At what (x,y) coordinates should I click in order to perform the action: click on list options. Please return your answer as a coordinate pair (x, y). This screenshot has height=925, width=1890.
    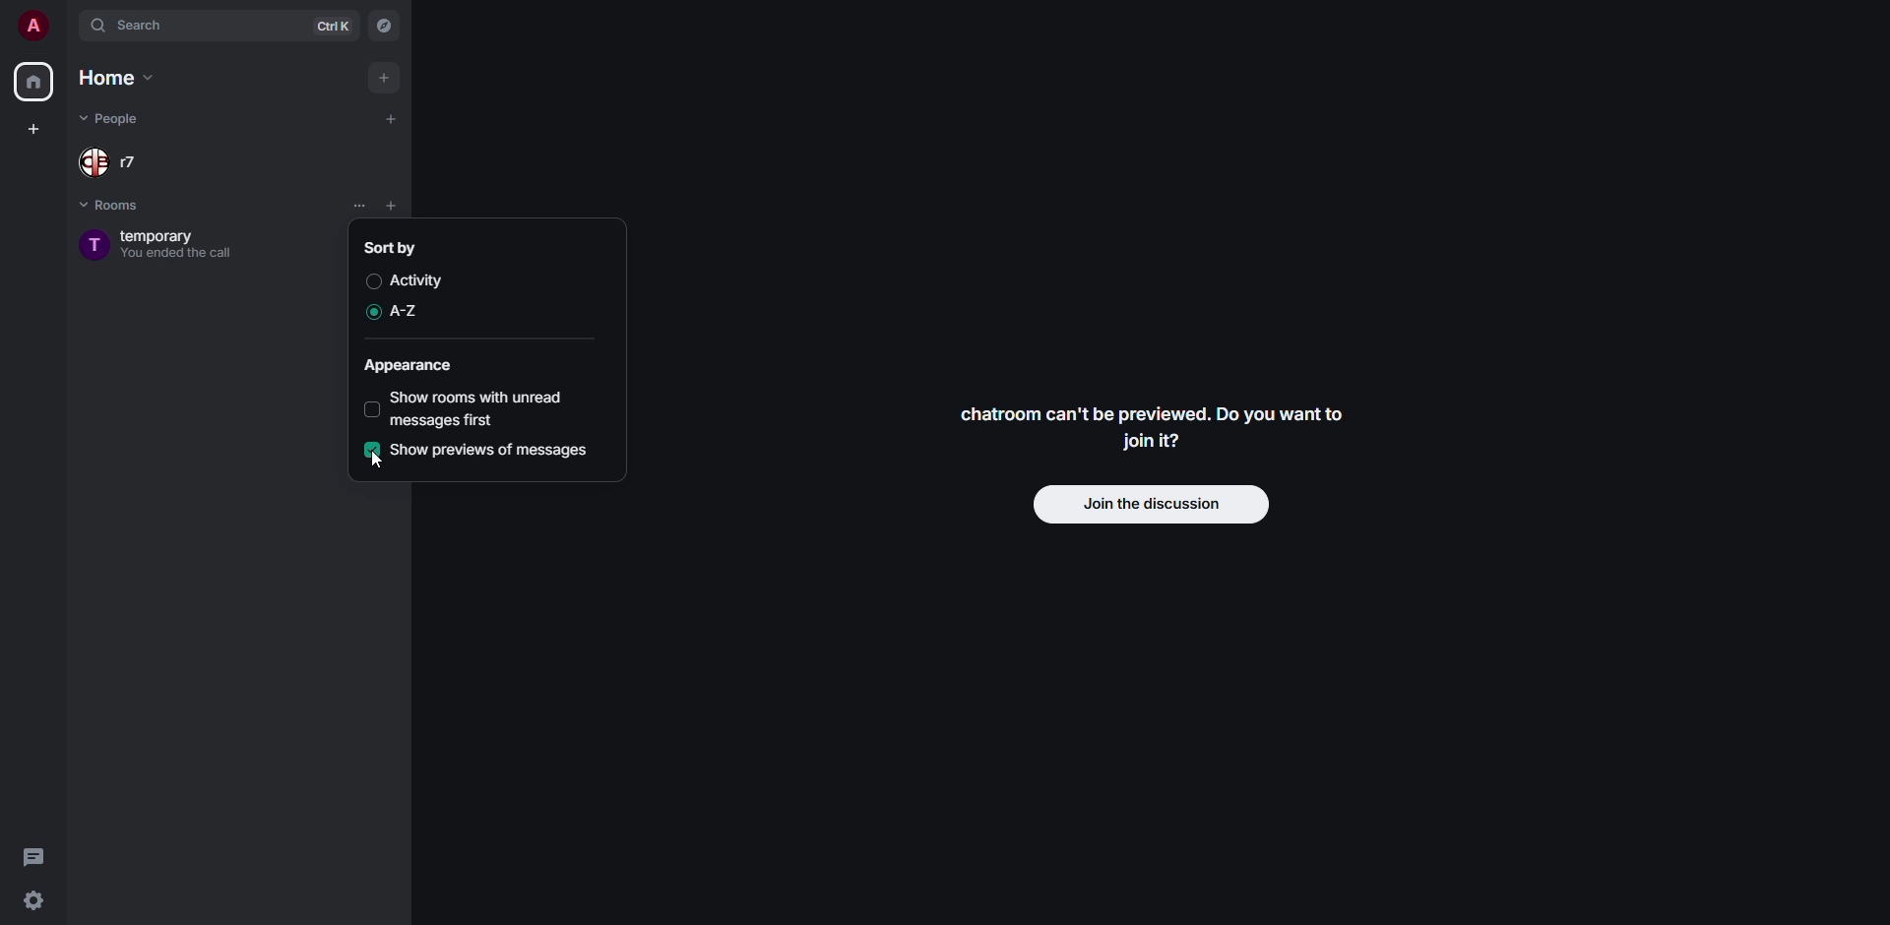
    Looking at the image, I should click on (358, 206).